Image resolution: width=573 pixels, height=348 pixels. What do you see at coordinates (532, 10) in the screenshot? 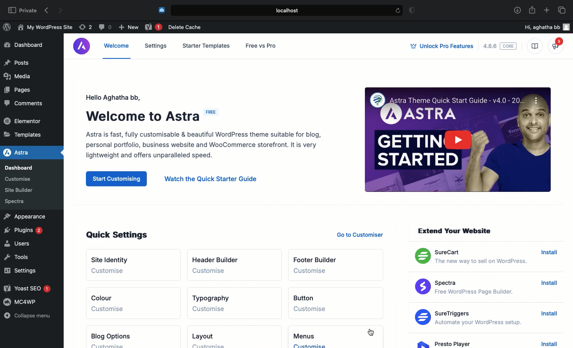
I see `Share` at bounding box center [532, 10].